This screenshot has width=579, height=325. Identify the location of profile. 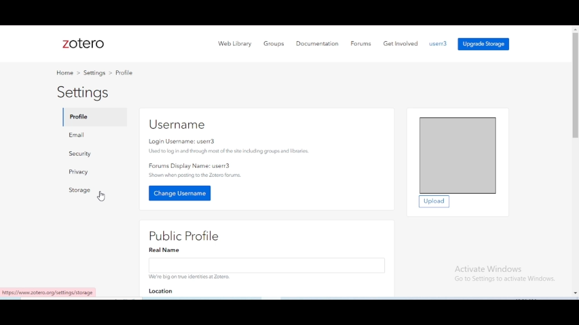
(93, 117).